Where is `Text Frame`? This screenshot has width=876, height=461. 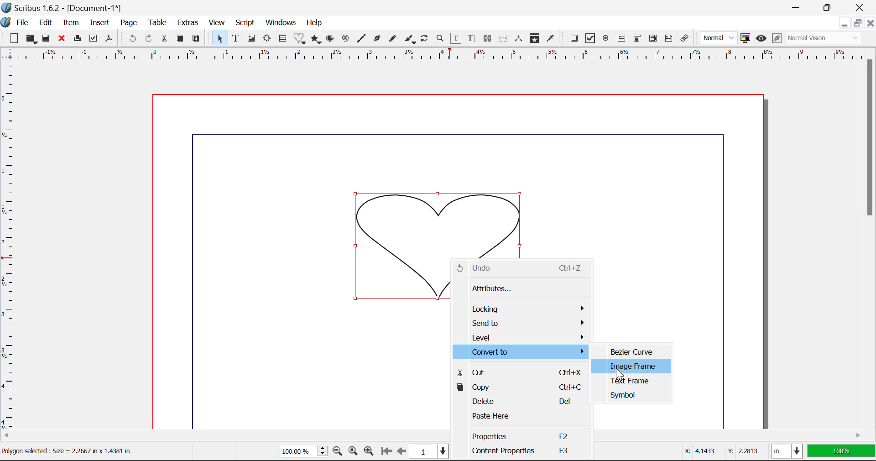 Text Frame is located at coordinates (631, 381).